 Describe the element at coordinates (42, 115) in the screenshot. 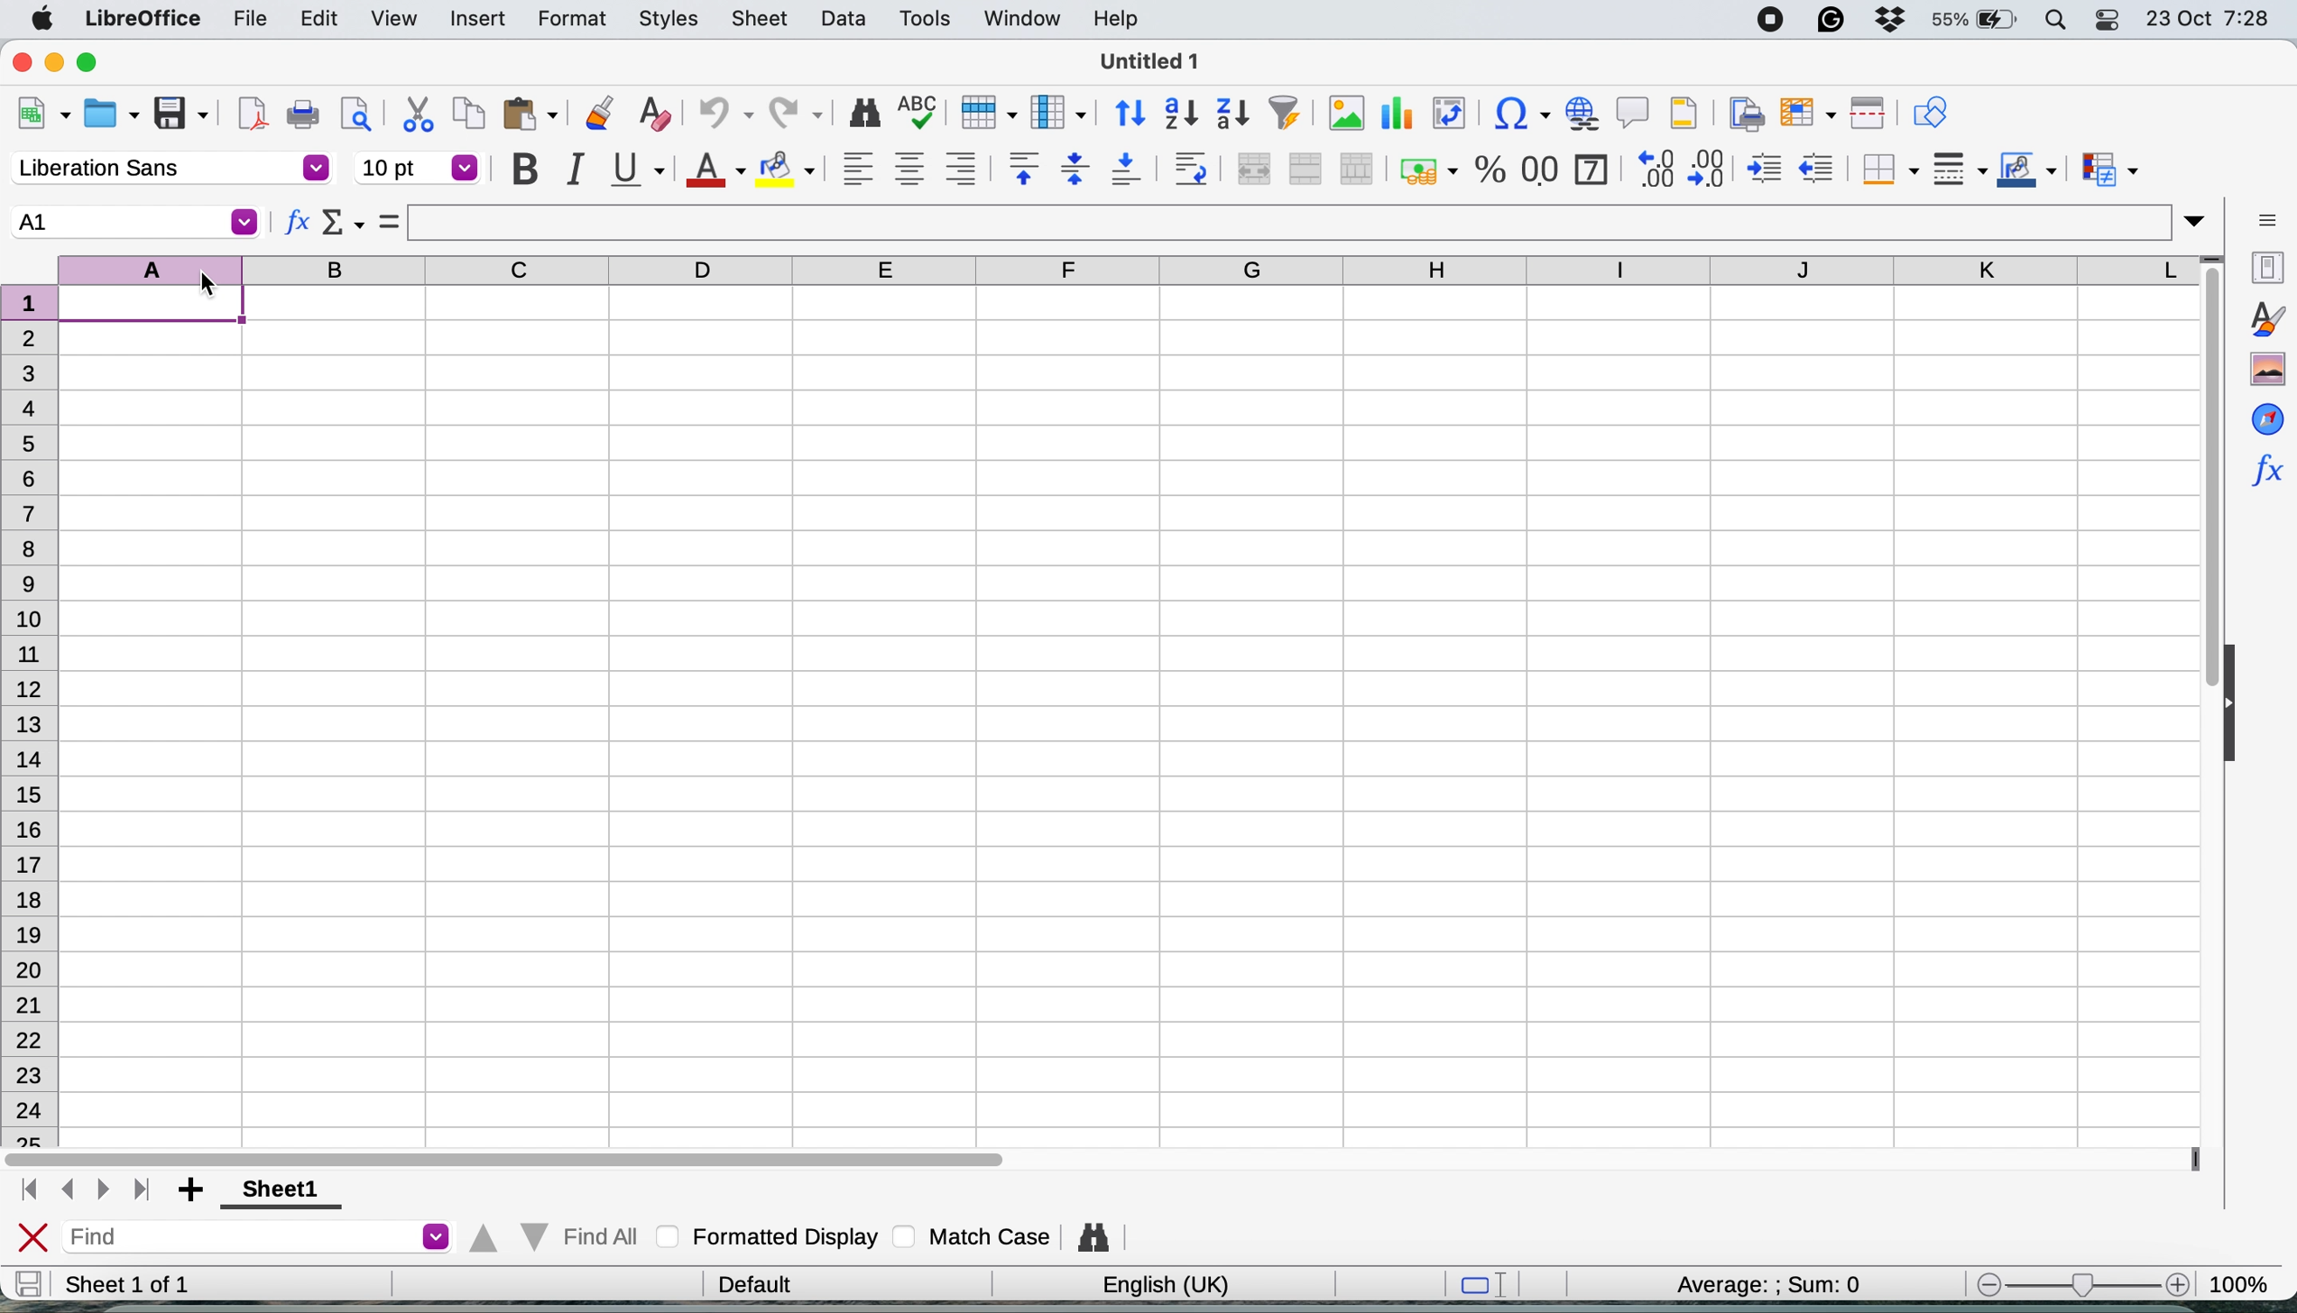

I see `new` at that location.